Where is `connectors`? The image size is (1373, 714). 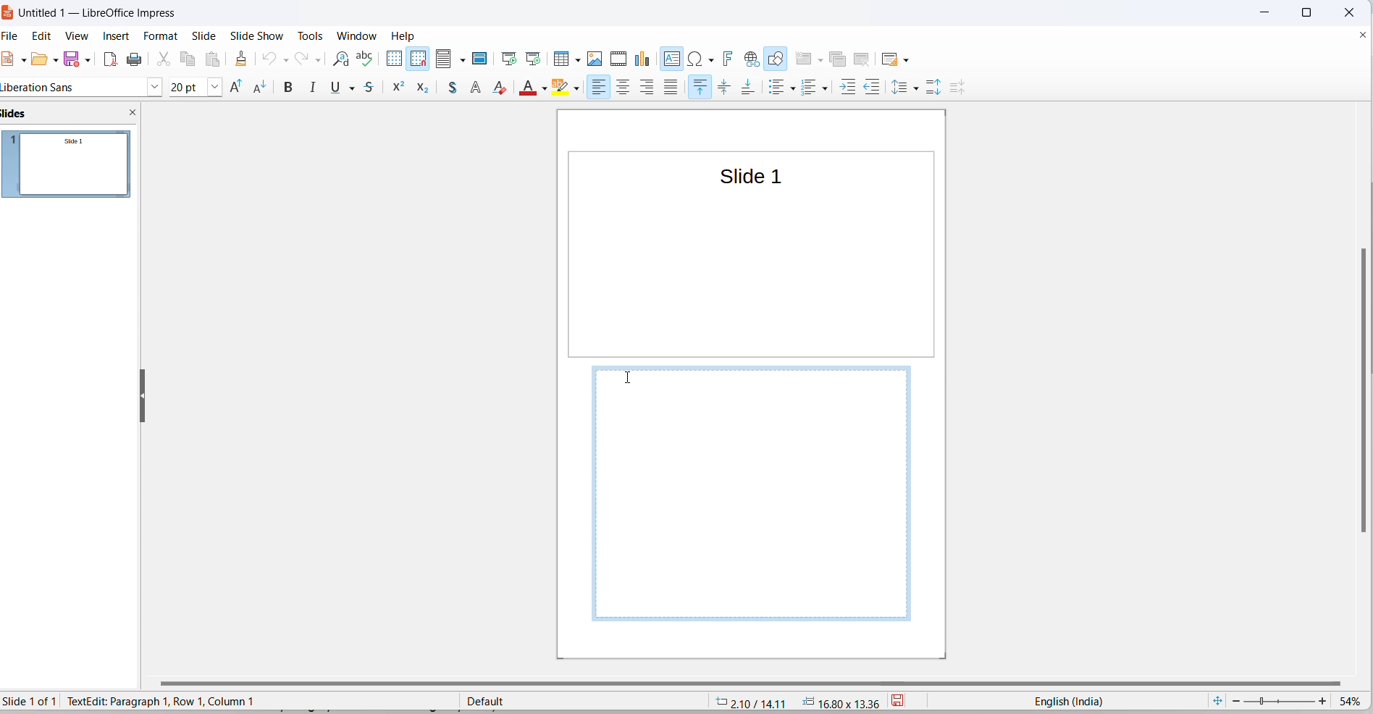 connectors is located at coordinates (275, 87).